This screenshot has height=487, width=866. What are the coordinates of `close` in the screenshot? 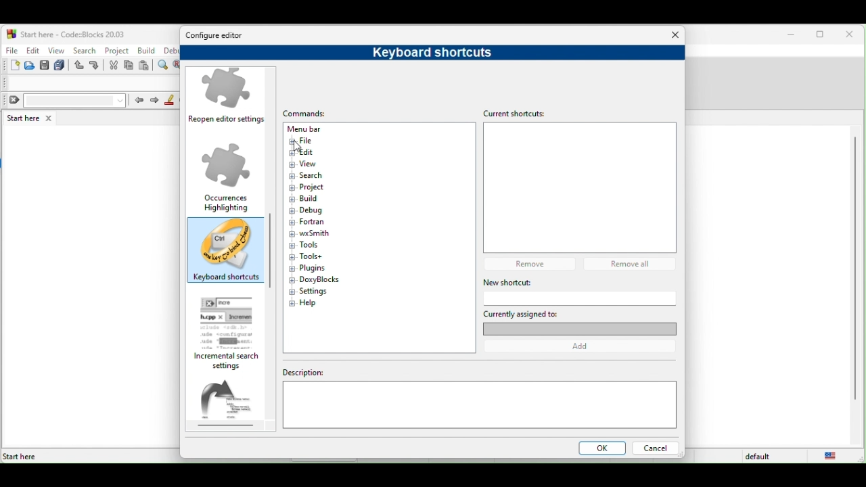 It's located at (852, 35).